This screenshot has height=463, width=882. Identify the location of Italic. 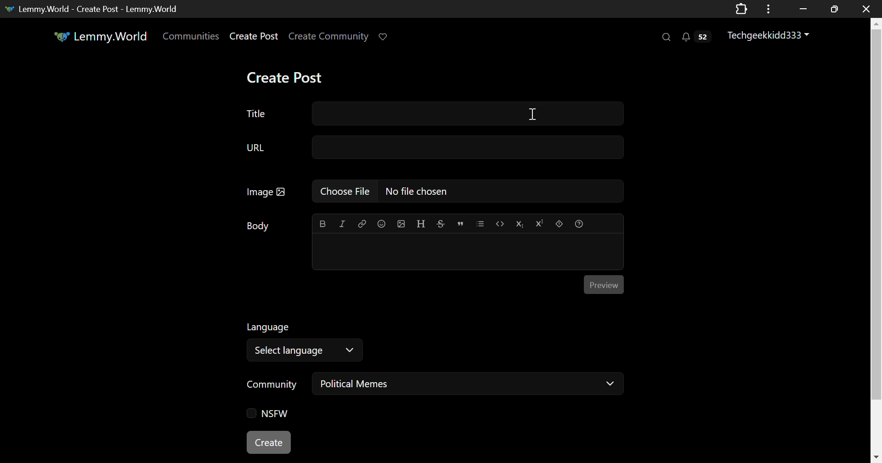
(342, 223).